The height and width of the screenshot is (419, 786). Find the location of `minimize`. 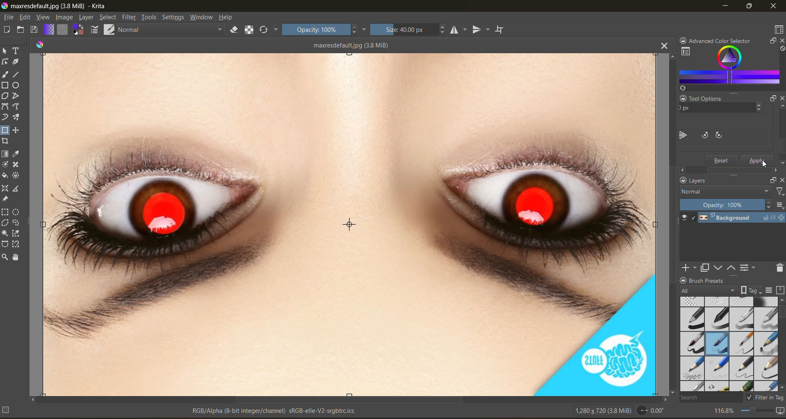

minimize is located at coordinates (723, 7).